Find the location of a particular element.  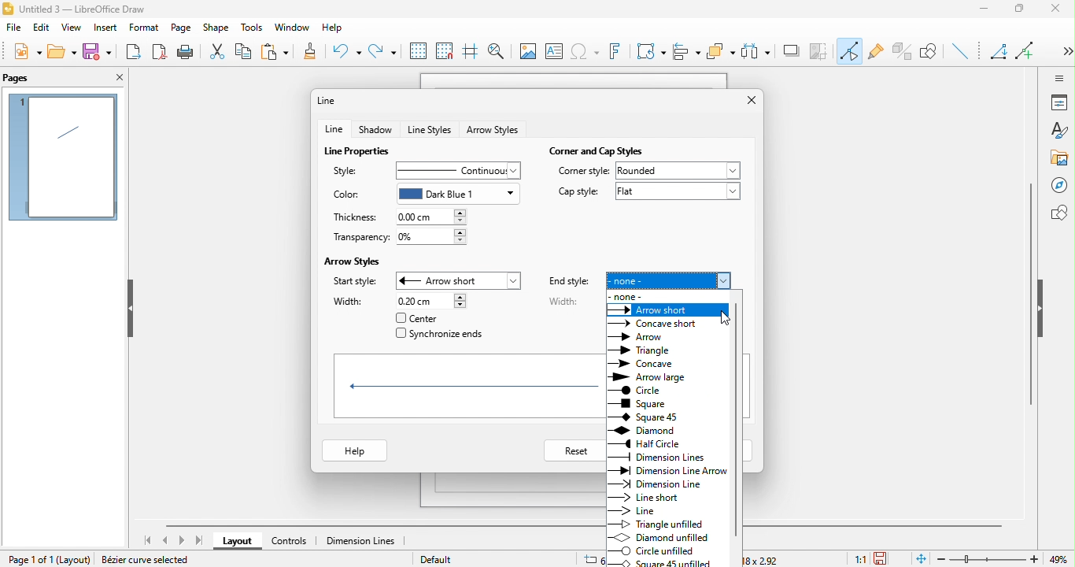

shadow is located at coordinates (792, 51).